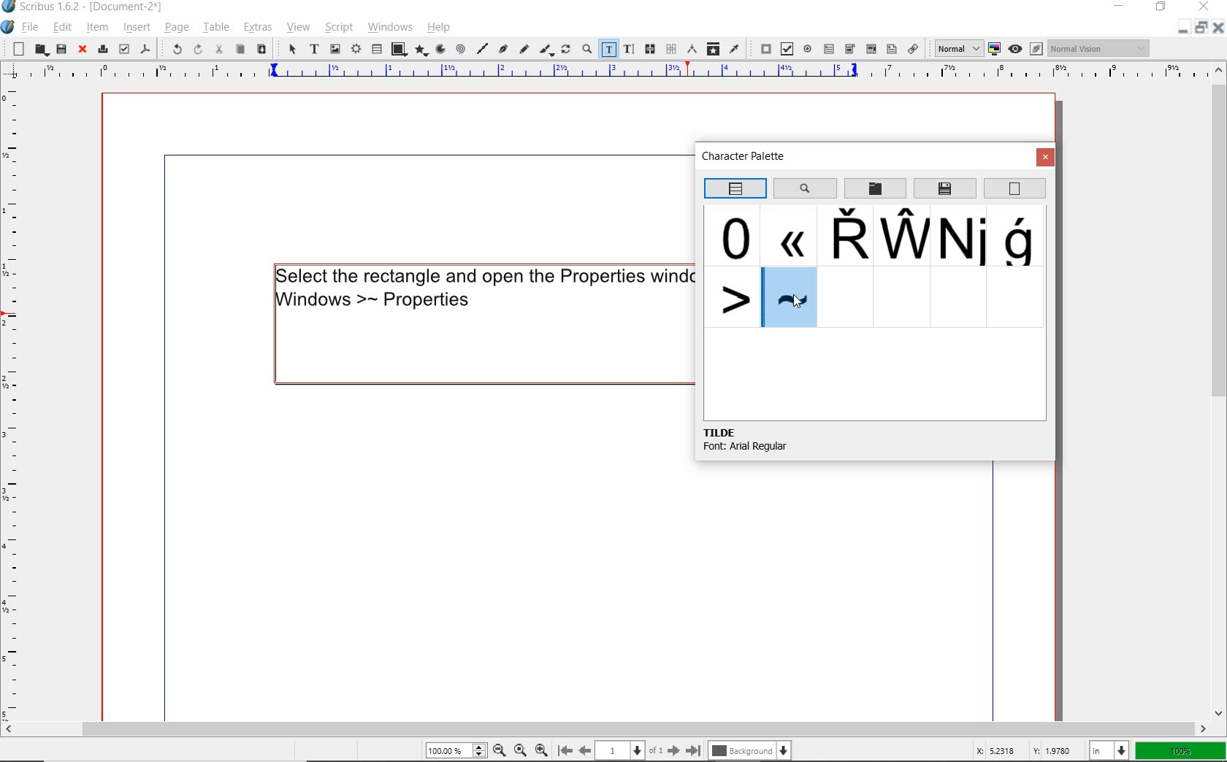 The width and height of the screenshot is (1227, 762). I want to click on preflight verifier, so click(124, 49).